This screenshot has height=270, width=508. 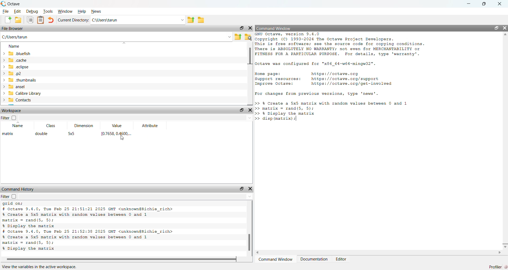 I want to click on close, so click(x=251, y=110).